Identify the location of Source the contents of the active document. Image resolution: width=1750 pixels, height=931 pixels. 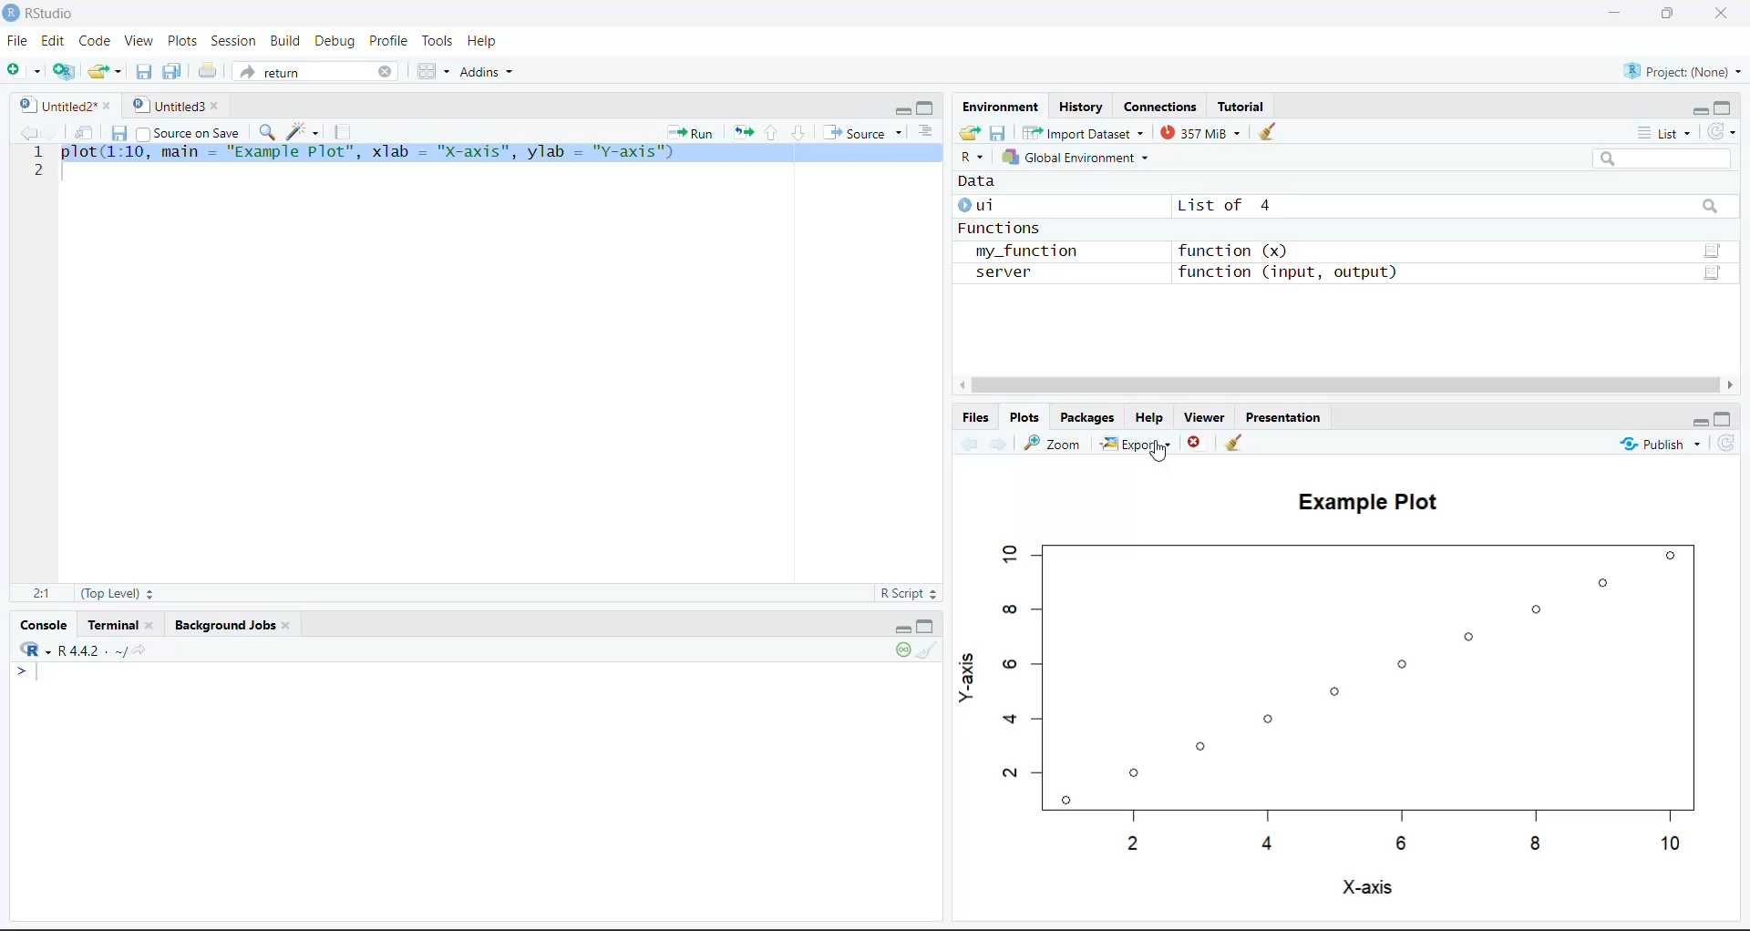
(859, 129).